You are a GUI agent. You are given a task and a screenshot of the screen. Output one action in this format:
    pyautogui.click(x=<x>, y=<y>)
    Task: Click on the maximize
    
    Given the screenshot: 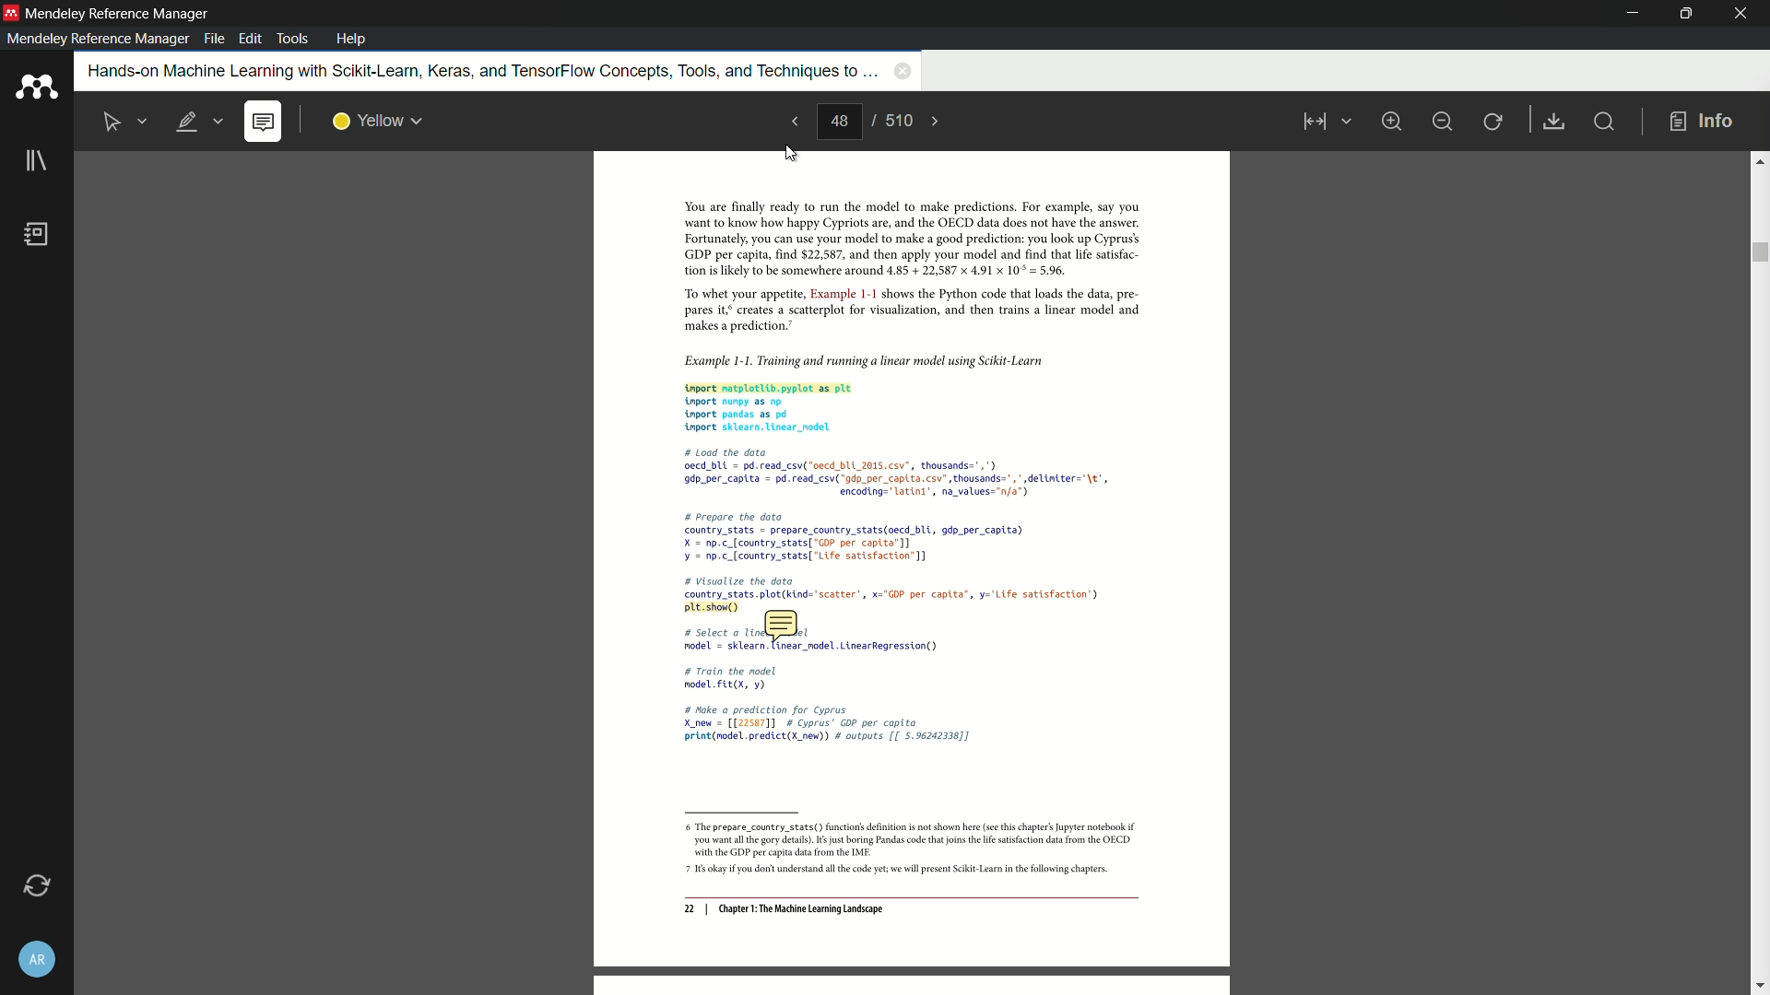 What is the action you would take?
    pyautogui.click(x=1682, y=13)
    